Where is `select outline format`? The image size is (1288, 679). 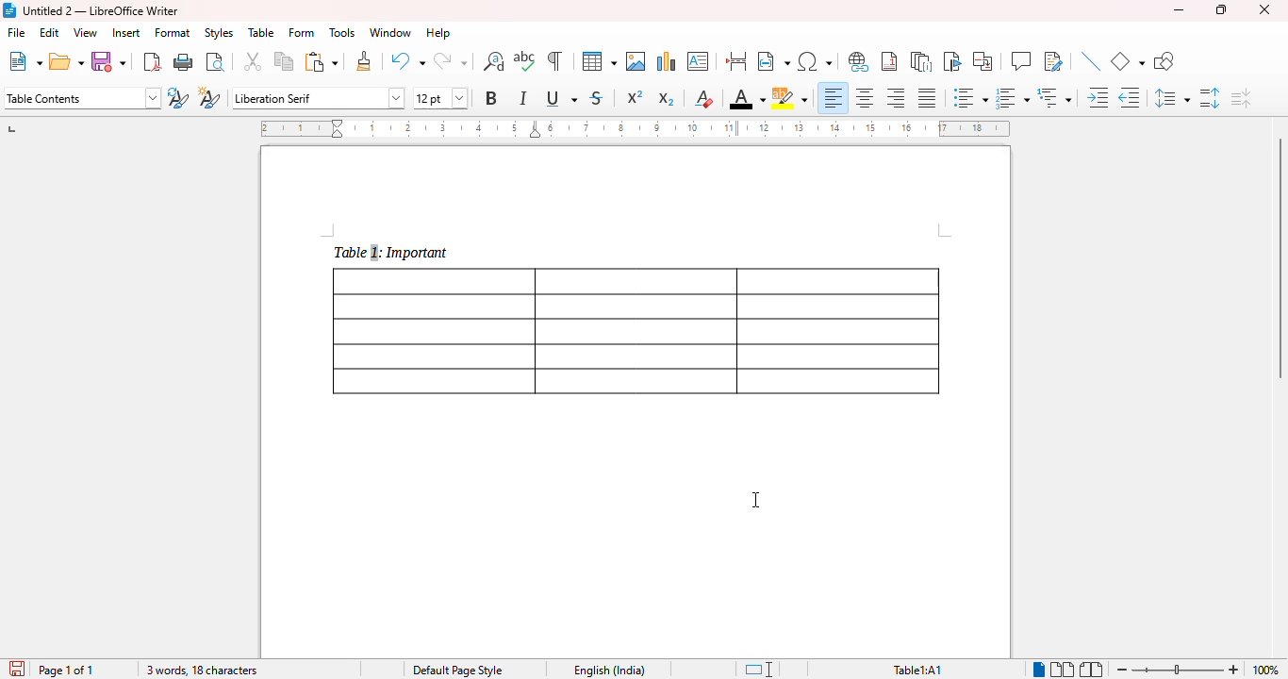
select outline format is located at coordinates (1054, 97).